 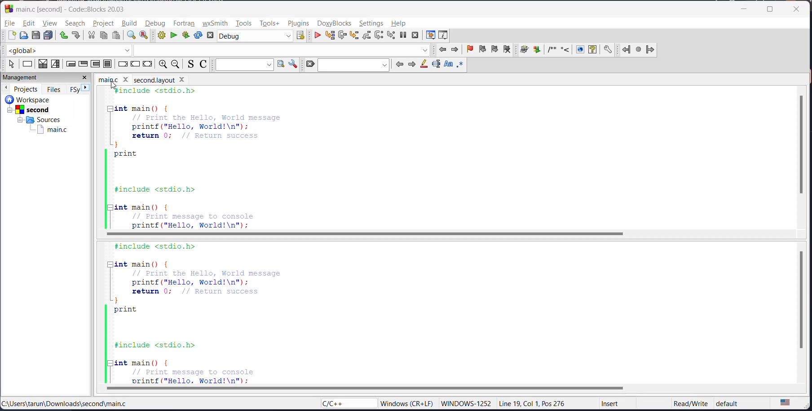 What do you see at coordinates (448, 64) in the screenshot?
I see `match case` at bounding box center [448, 64].